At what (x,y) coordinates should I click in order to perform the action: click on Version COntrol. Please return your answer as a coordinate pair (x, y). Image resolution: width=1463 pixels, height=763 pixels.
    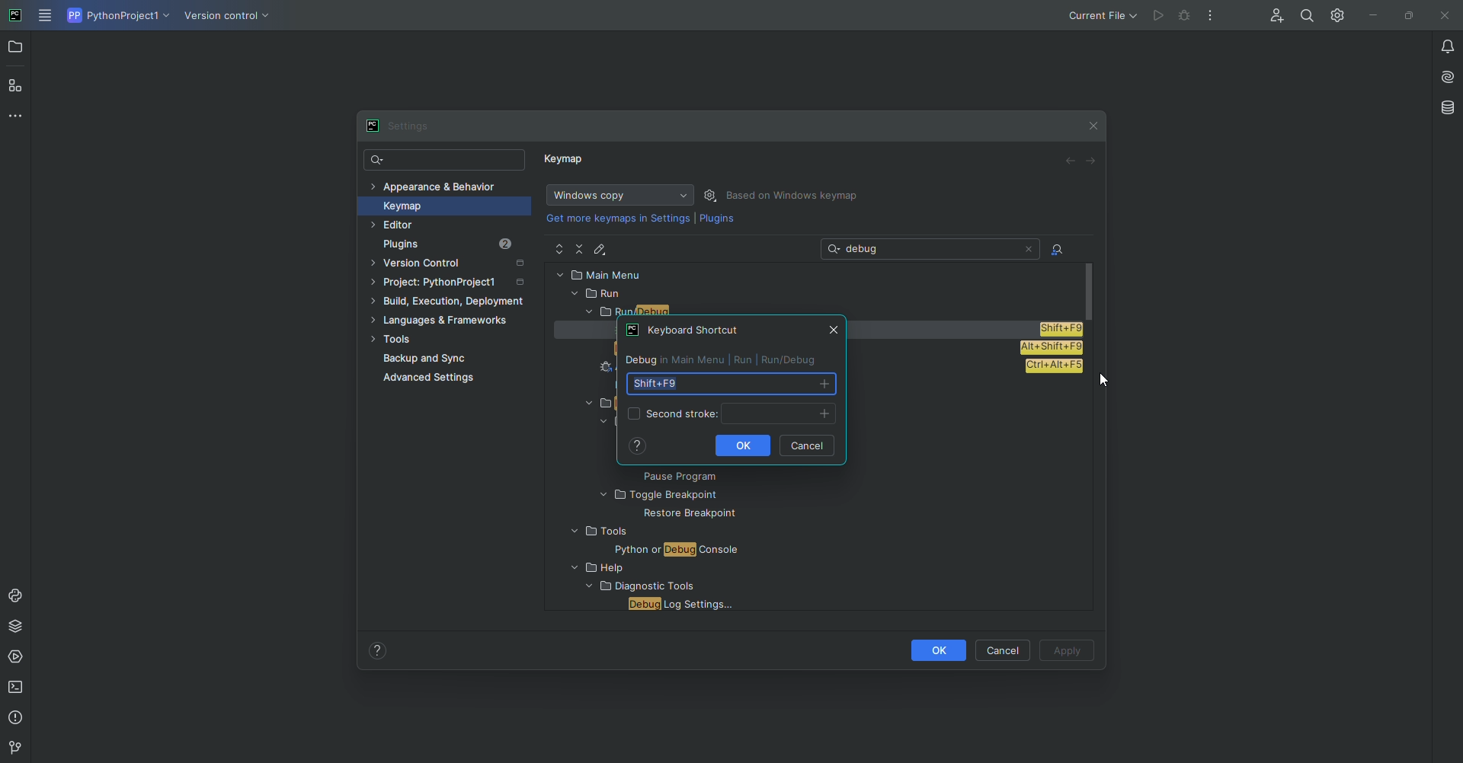
    Looking at the image, I should click on (230, 18).